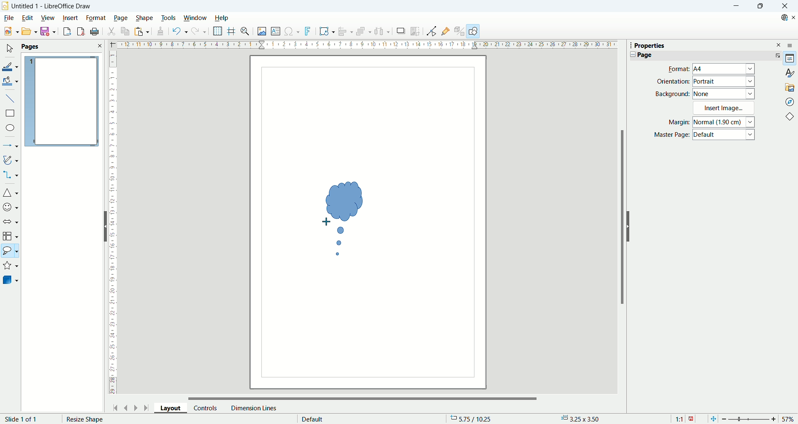 The image size is (798, 424). Describe the element at coordinates (113, 224) in the screenshot. I see `Vetical ruler` at that location.